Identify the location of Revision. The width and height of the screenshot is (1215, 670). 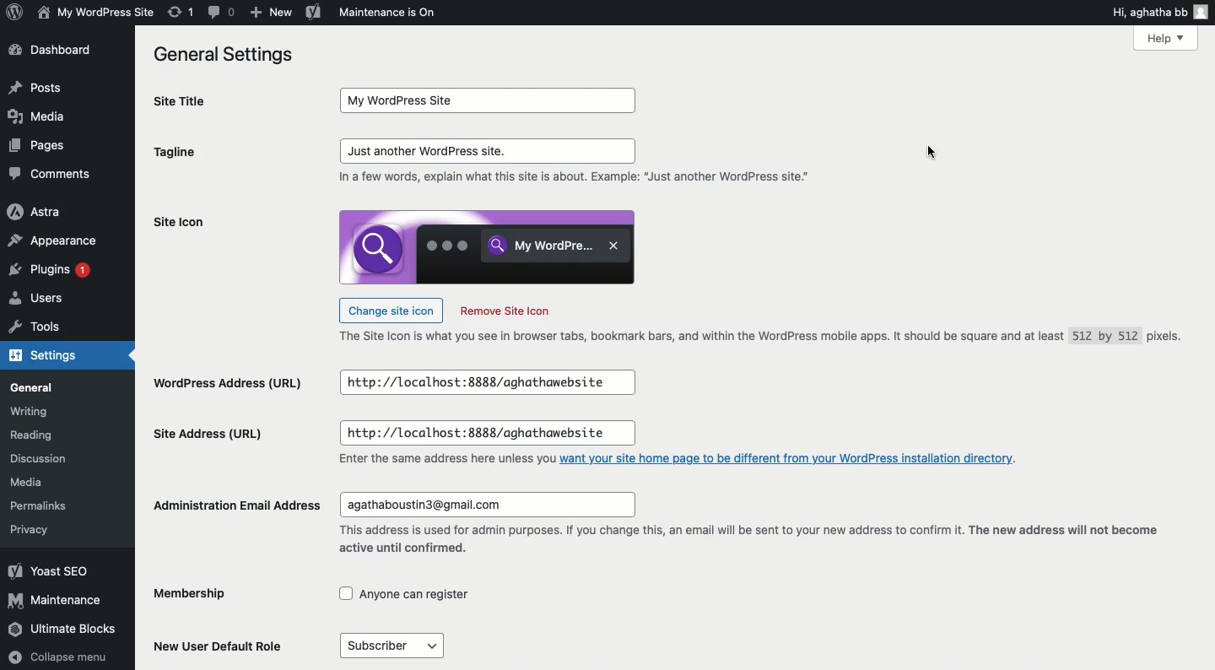
(181, 12).